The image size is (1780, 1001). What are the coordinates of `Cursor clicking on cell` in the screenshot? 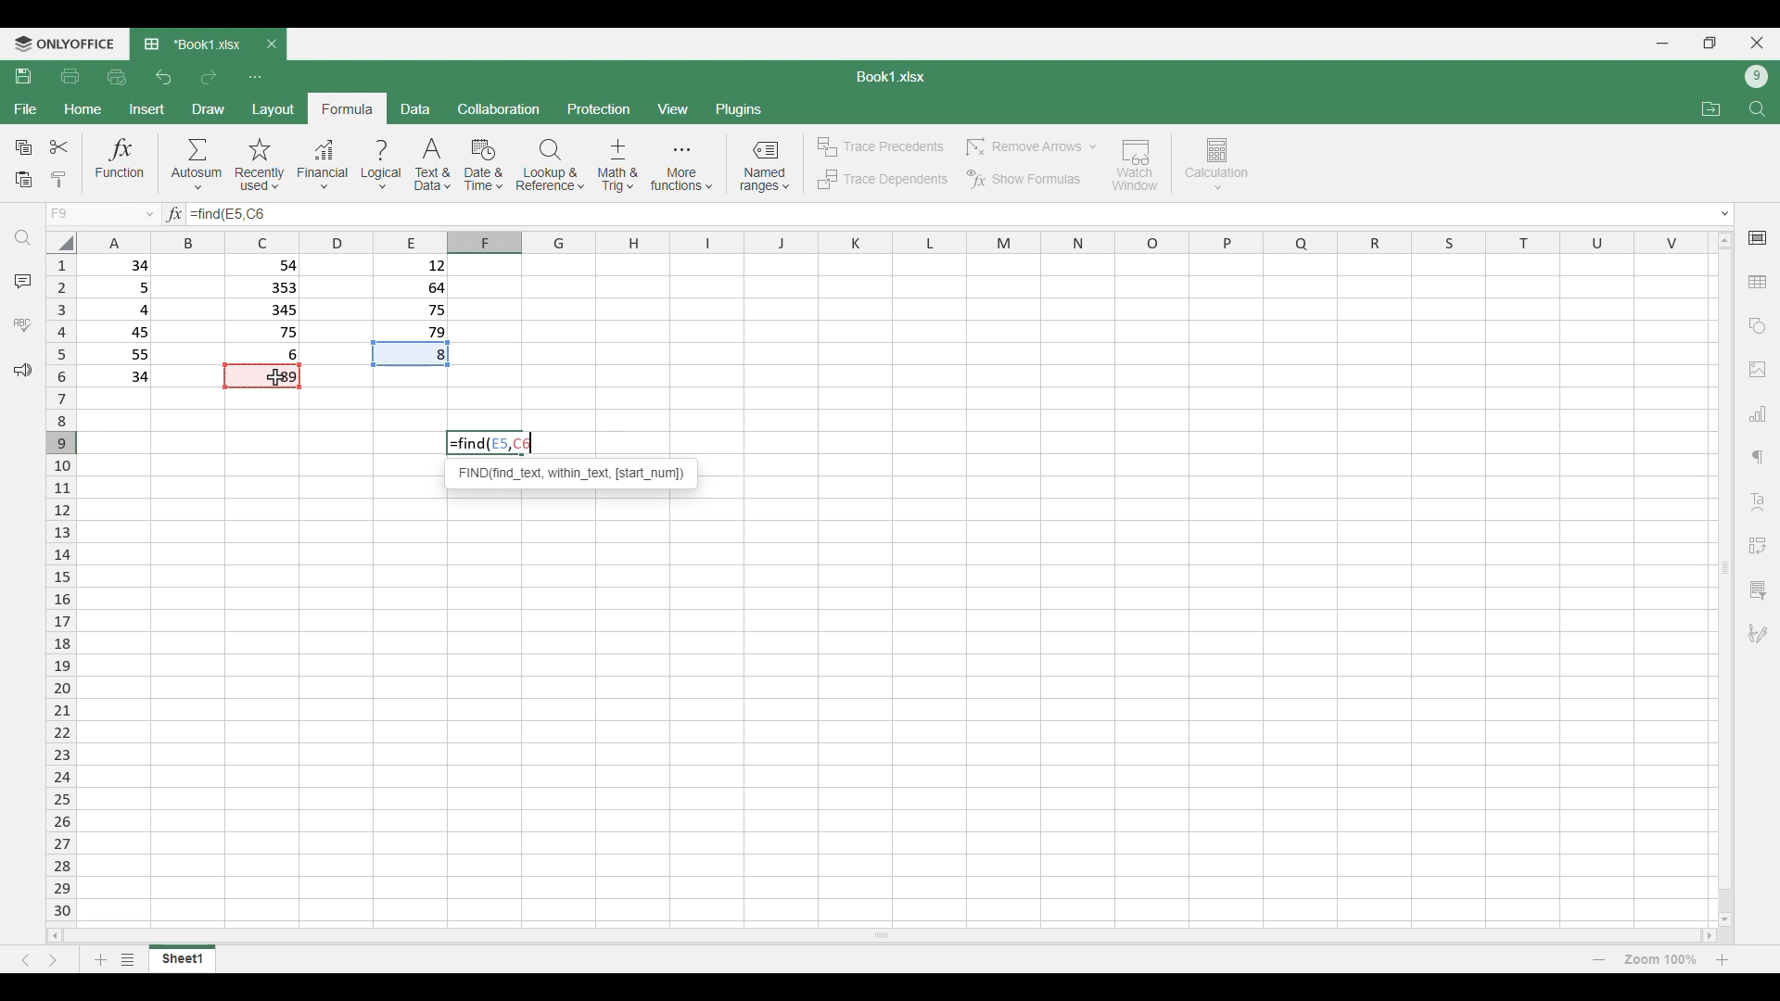 It's located at (275, 377).